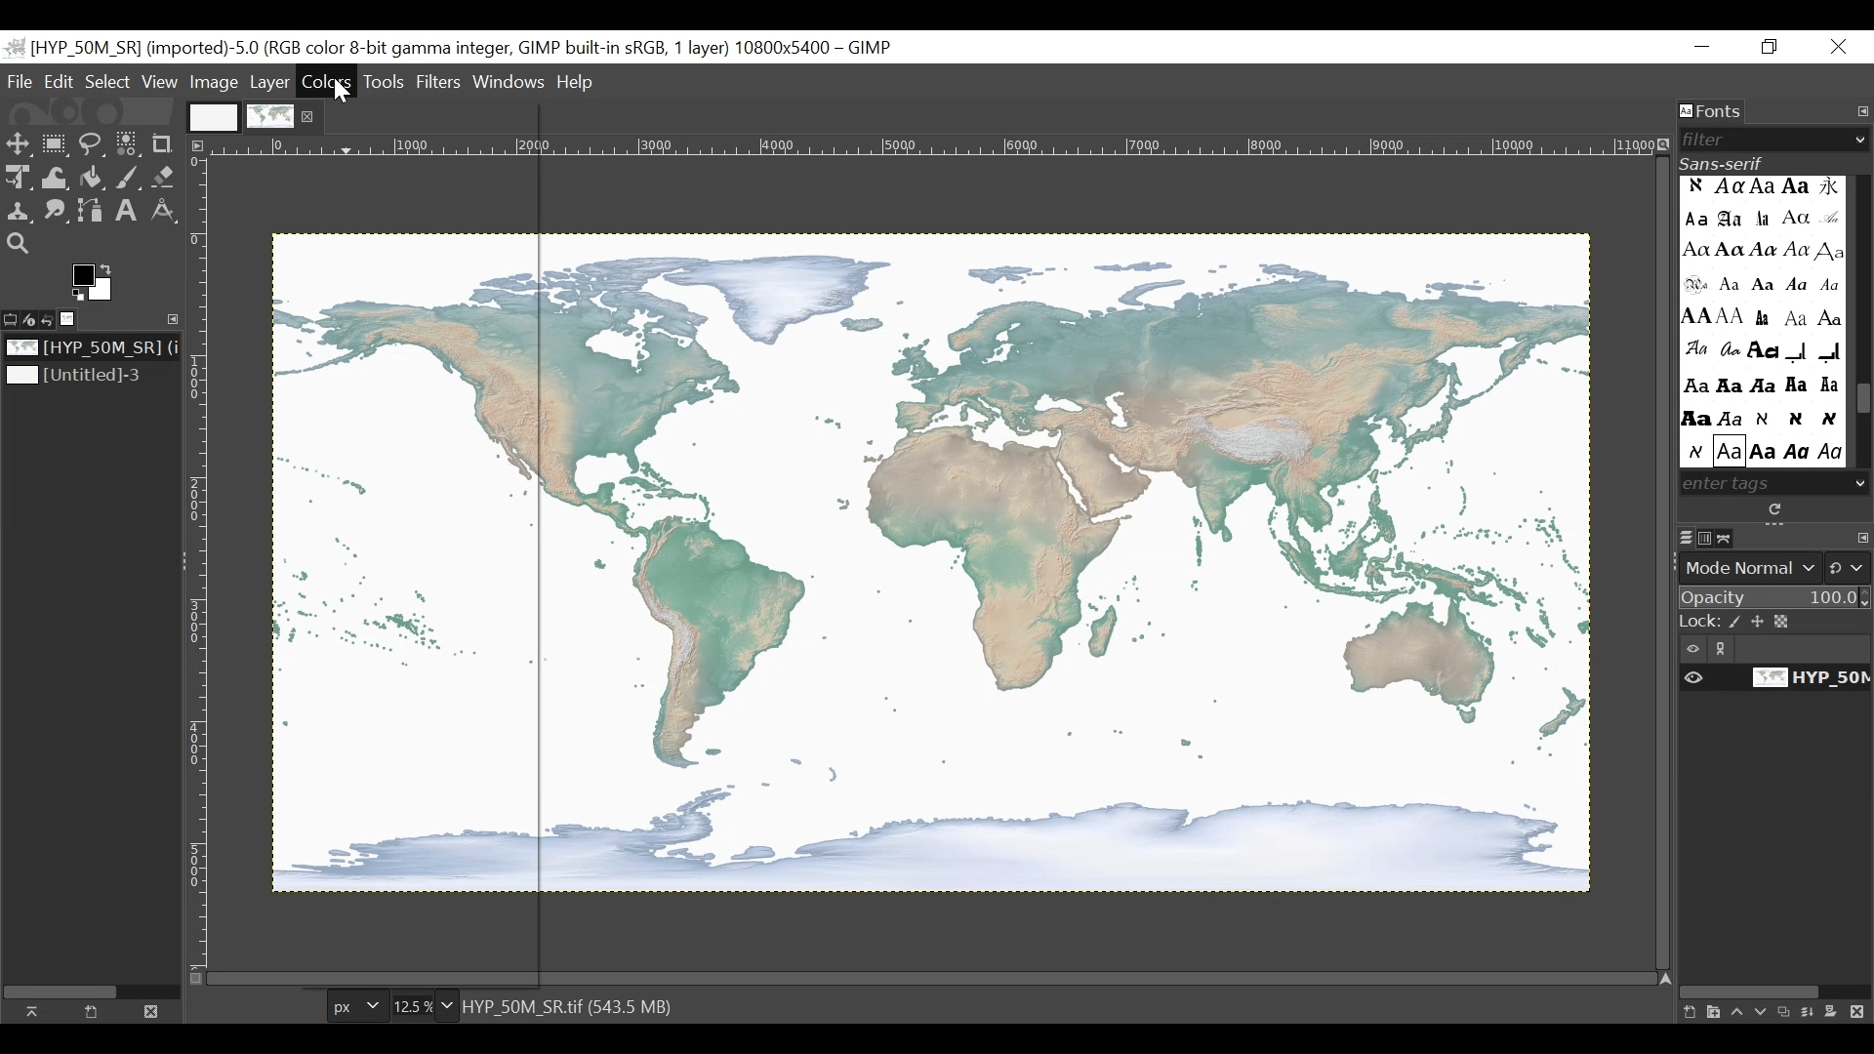  I want to click on Filters, so click(441, 81).